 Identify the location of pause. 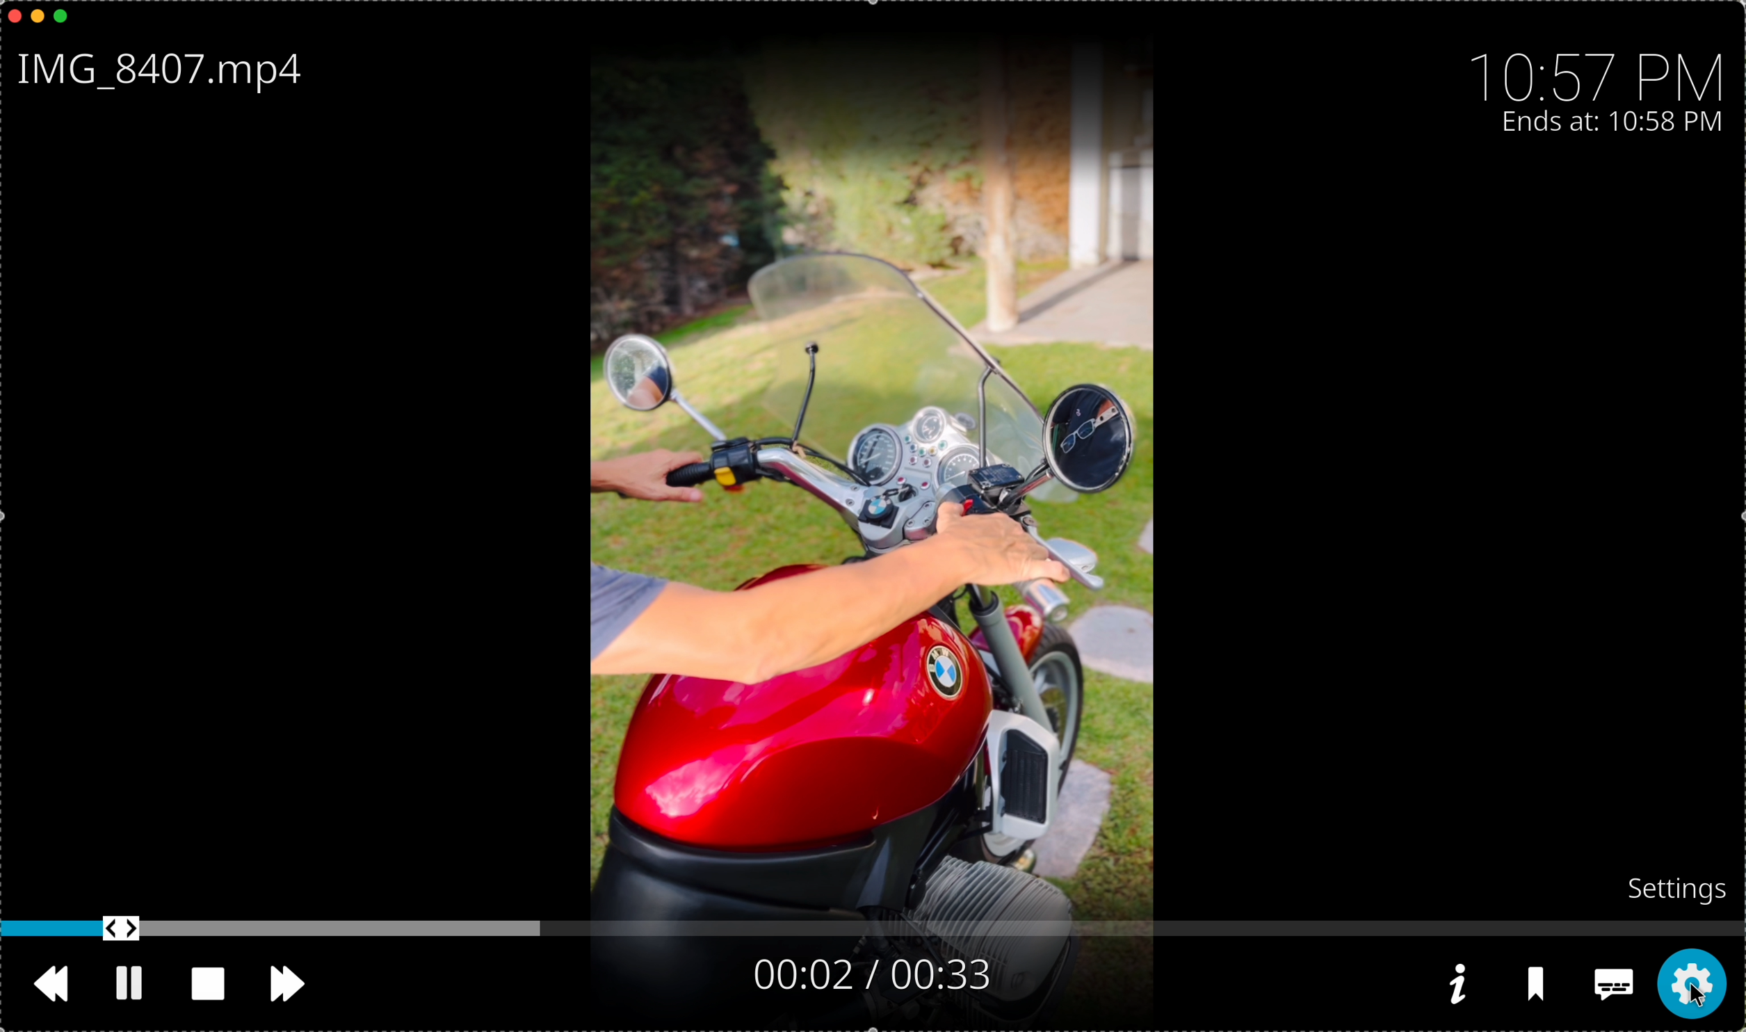
(131, 983).